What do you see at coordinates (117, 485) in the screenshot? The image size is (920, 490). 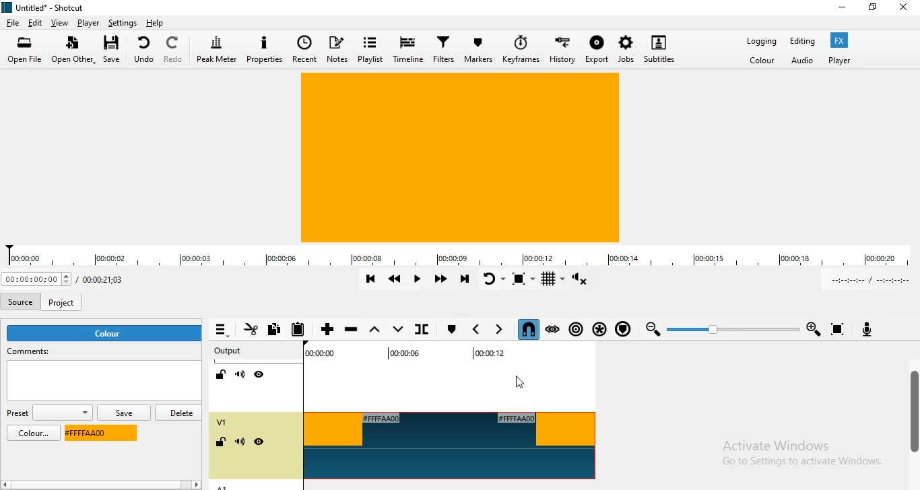 I see `scroll bar` at bounding box center [117, 485].